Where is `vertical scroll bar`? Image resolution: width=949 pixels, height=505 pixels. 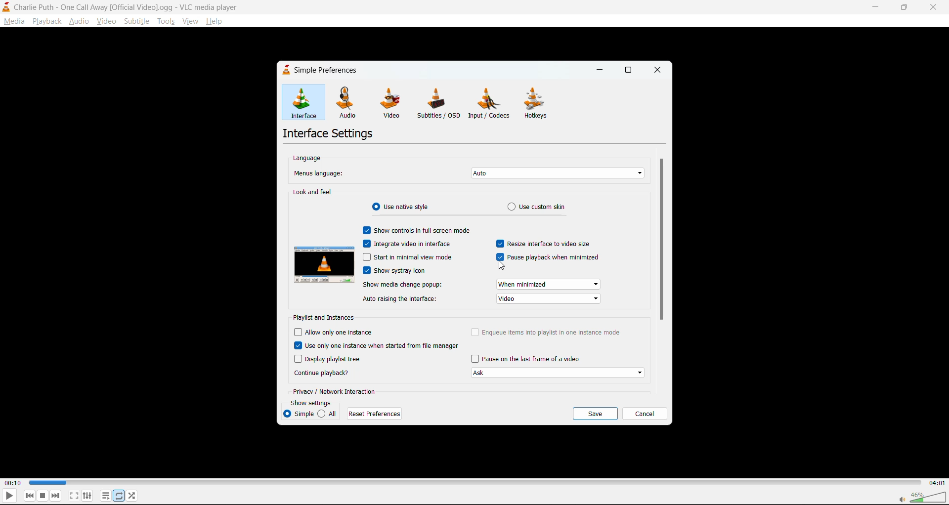
vertical scroll bar is located at coordinates (663, 239).